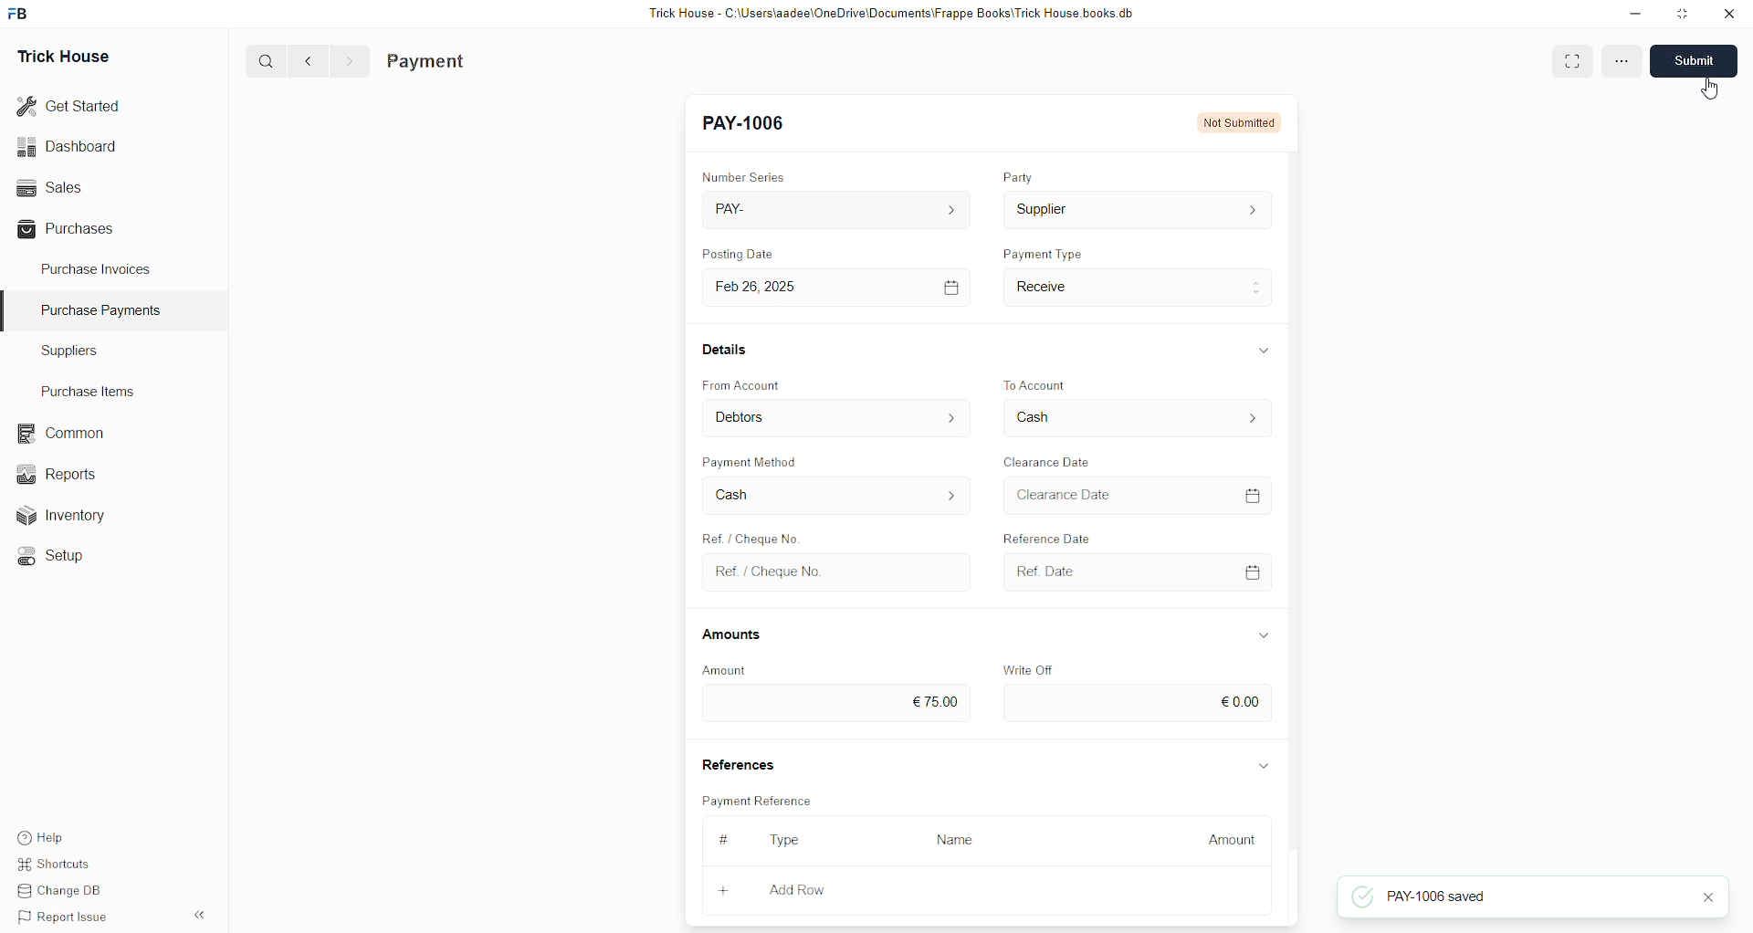 This screenshot has height=933, width=1753. Describe the element at coordinates (268, 61) in the screenshot. I see `search` at that location.